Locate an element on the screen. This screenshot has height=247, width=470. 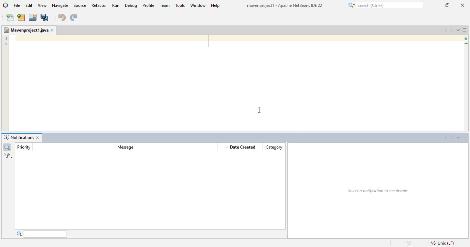
cursor is located at coordinates (259, 110).